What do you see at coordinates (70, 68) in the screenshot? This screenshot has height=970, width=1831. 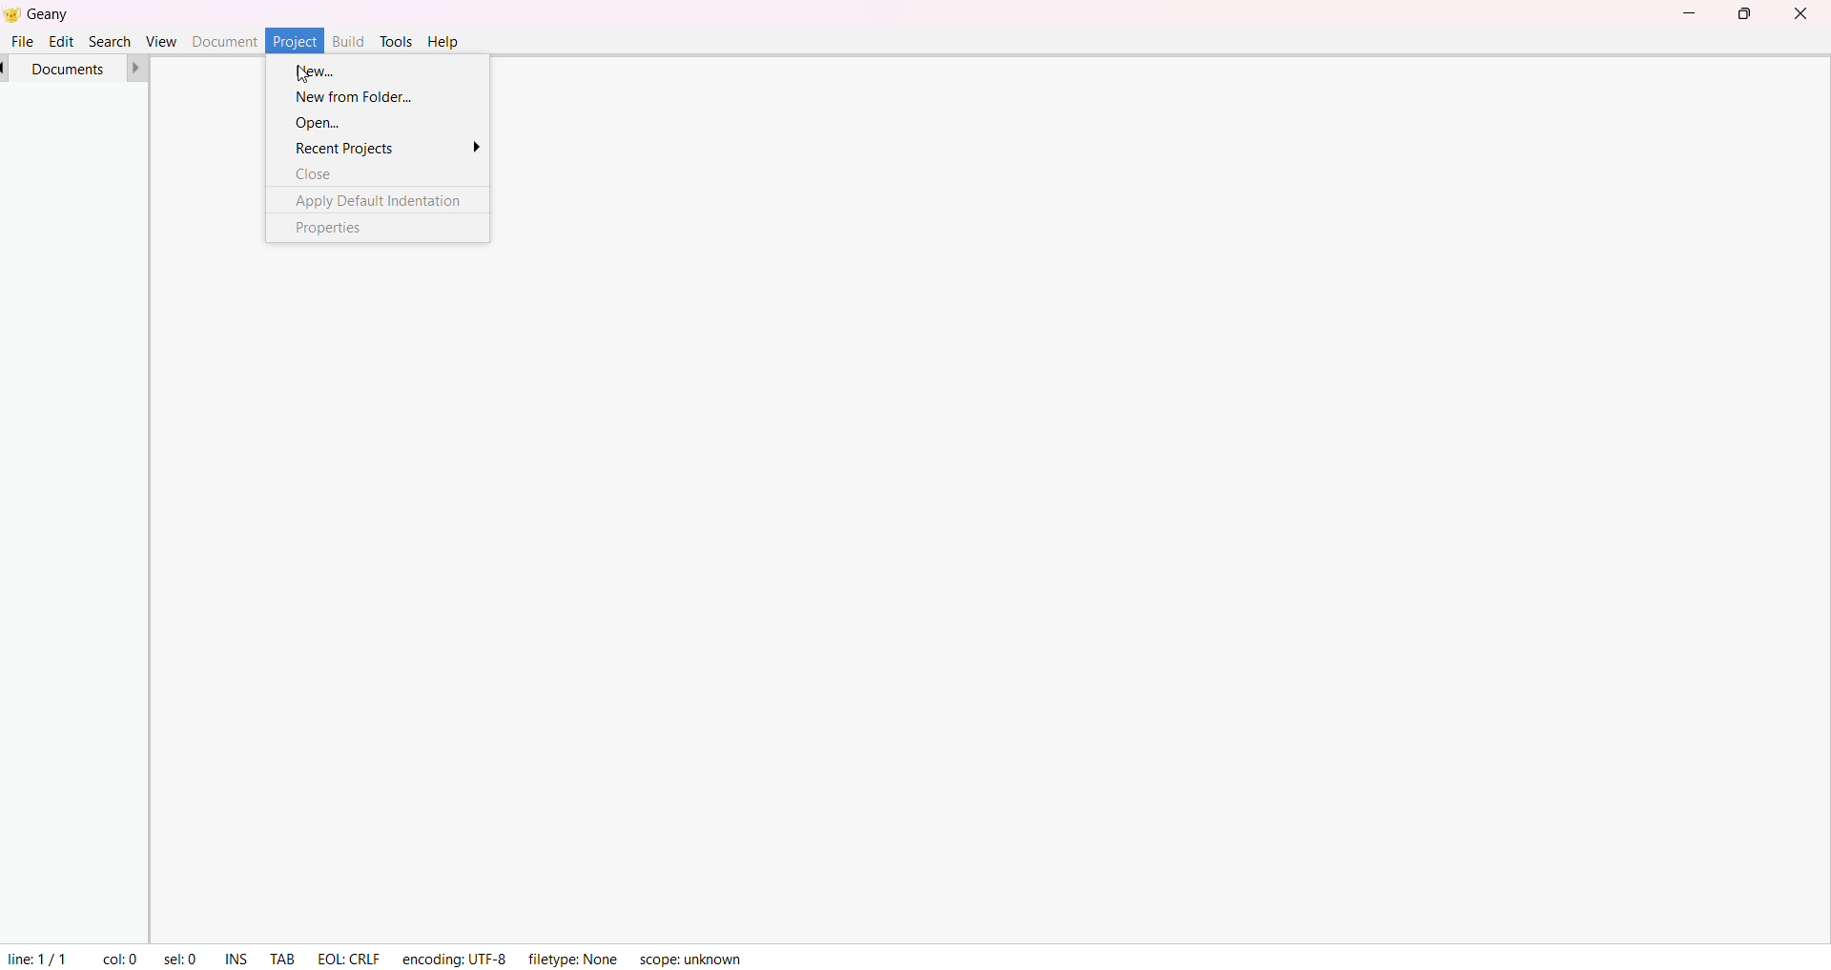 I see `documents` at bounding box center [70, 68].